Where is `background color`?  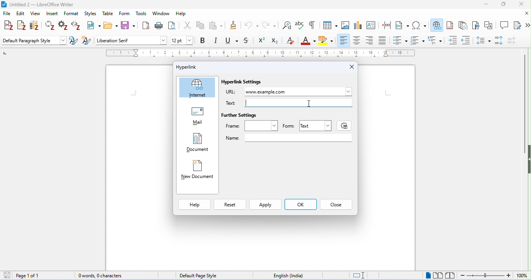 background color is located at coordinates (327, 41).